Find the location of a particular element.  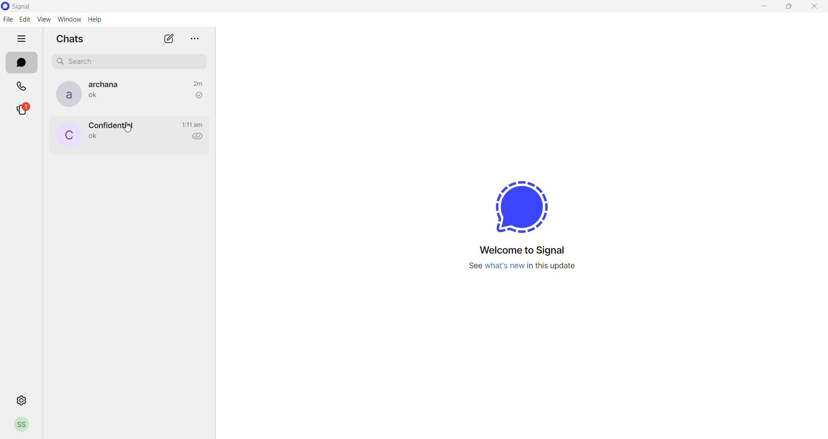

file is located at coordinates (7, 20).